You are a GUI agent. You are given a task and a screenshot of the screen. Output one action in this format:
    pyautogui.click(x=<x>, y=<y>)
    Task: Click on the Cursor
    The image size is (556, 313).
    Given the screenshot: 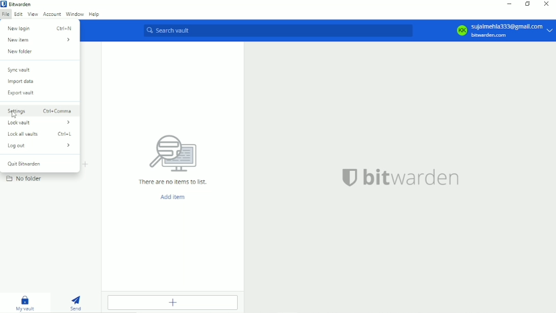 What is the action you would take?
    pyautogui.click(x=14, y=114)
    